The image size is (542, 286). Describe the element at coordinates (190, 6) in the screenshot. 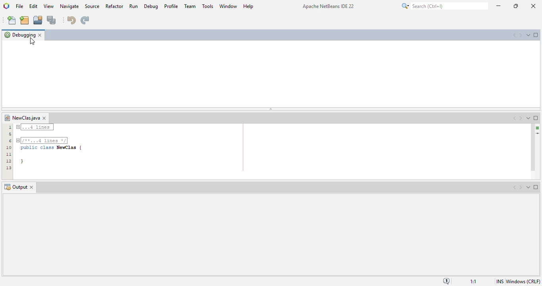

I see `team` at that location.